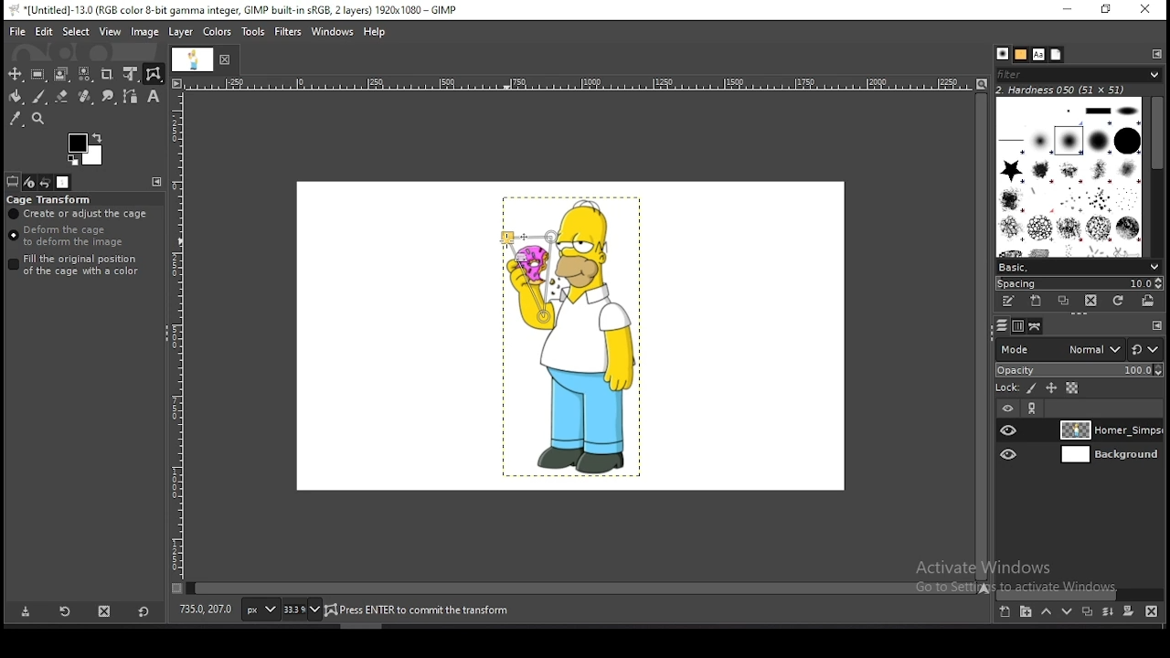 This screenshot has height=658, width=1170. What do you see at coordinates (109, 74) in the screenshot?
I see `crop tool` at bounding box center [109, 74].